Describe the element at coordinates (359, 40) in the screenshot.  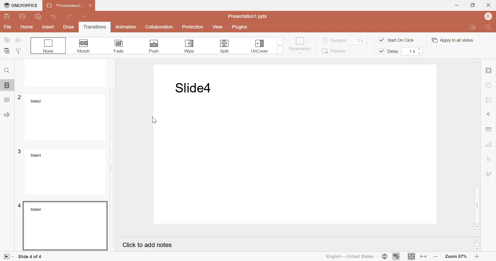
I see `2s` at that location.